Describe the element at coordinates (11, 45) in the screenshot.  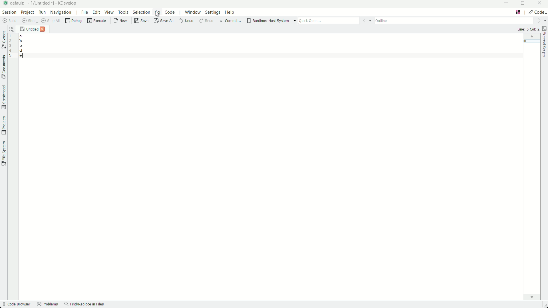
I see `line numbers` at that location.